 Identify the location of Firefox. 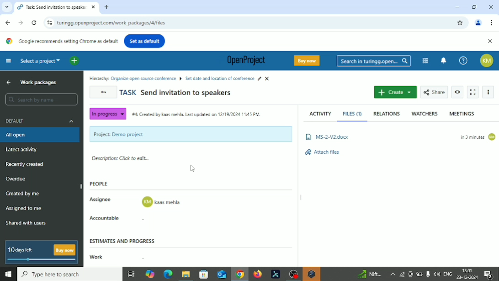
(257, 274).